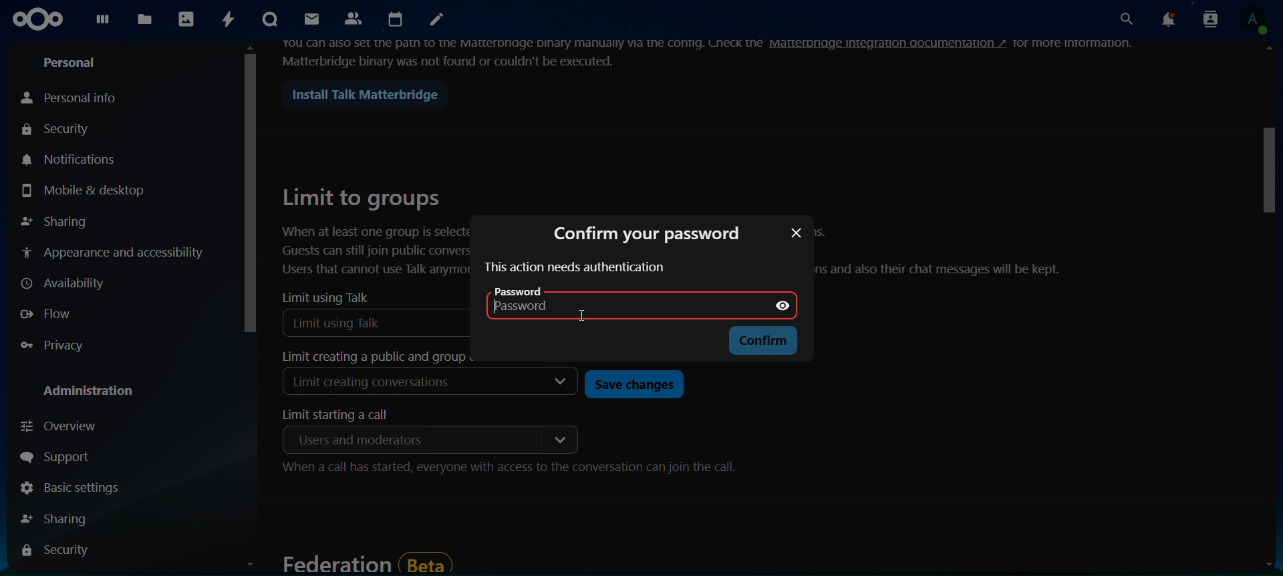  I want to click on confirm, so click(760, 341).